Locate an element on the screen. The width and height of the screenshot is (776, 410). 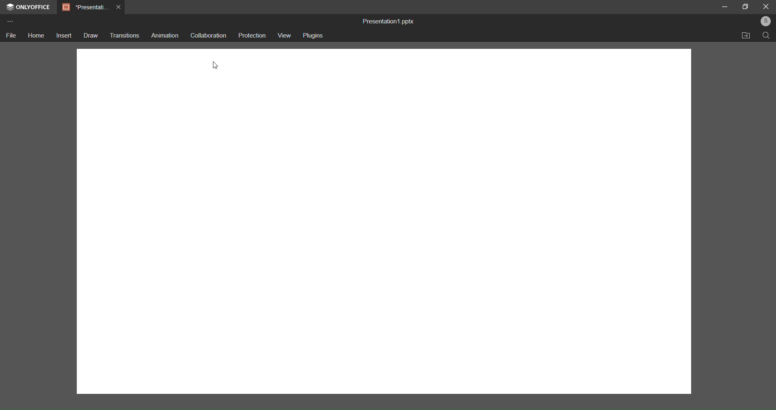
onlyoffice is located at coordinates (27, 7).